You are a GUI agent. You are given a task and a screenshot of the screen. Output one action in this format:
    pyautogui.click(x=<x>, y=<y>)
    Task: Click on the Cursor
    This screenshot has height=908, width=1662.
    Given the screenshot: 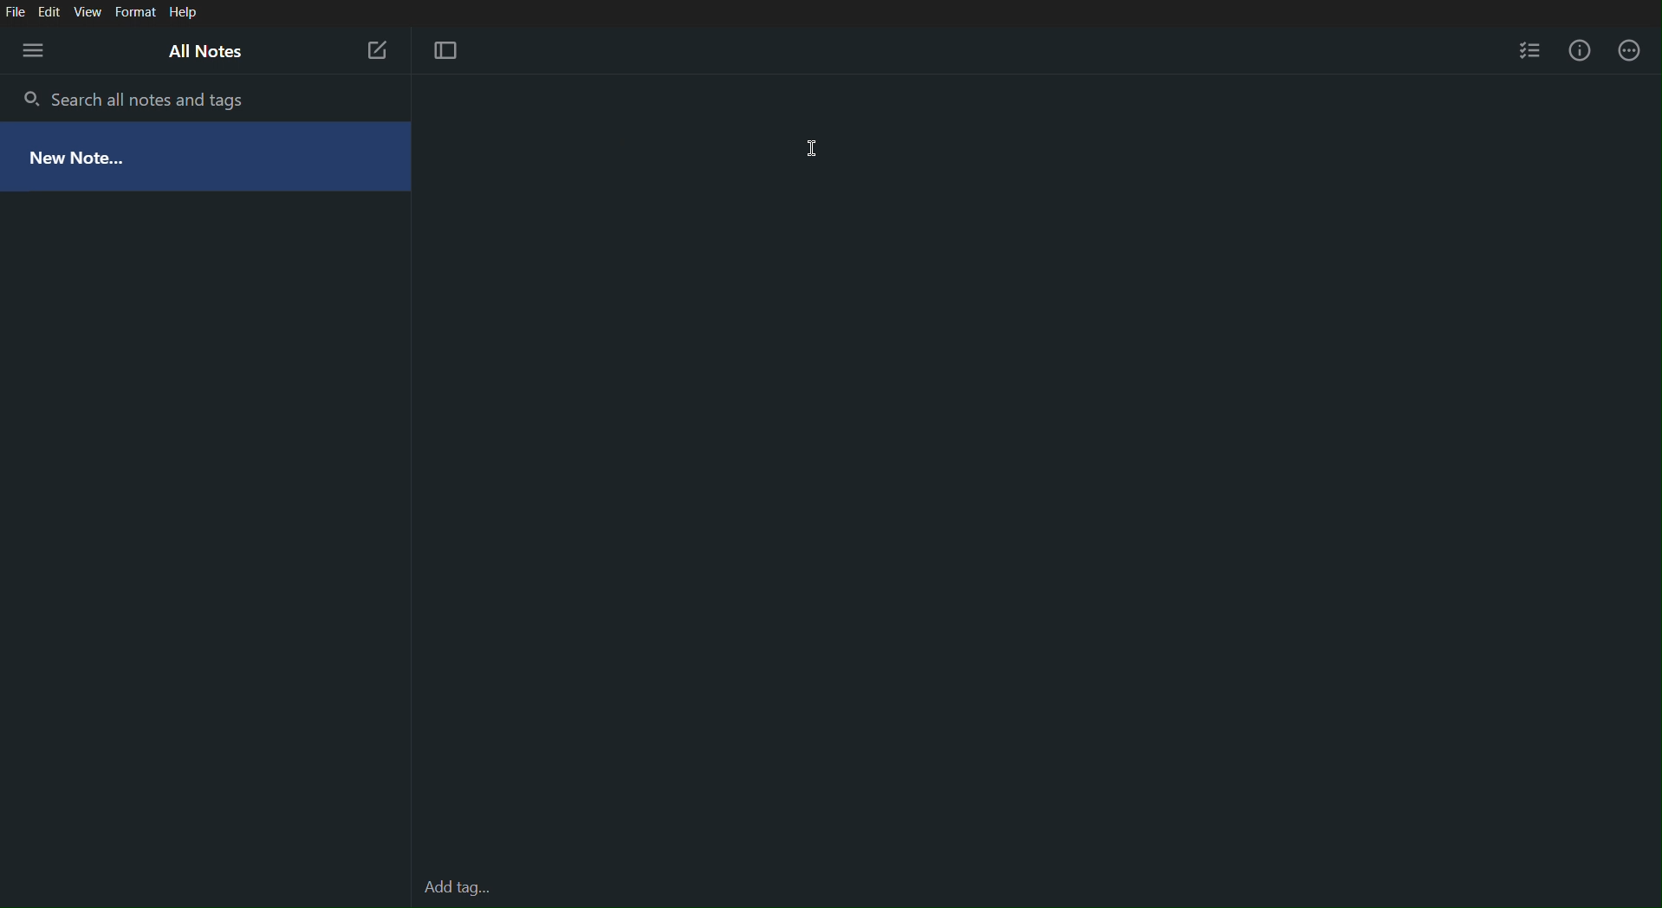 What is the action you would take?
    pyautogui.click(x=814, y=148)
    